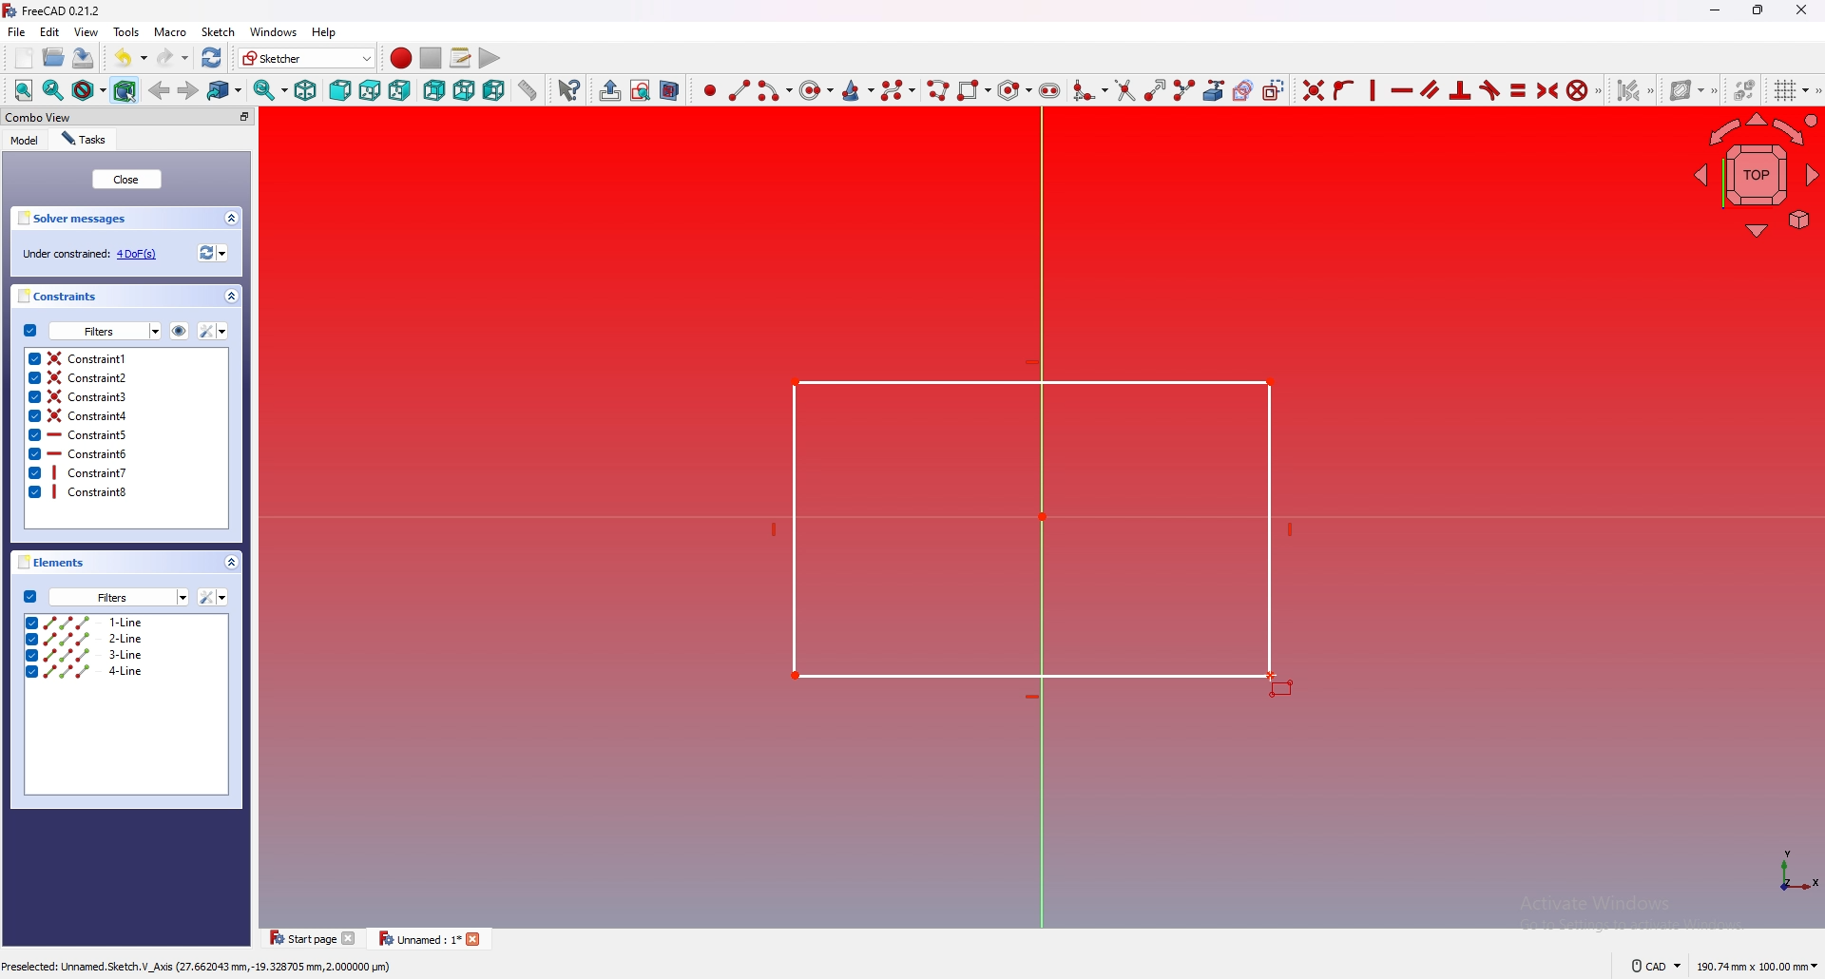  What do you see at coordinates (1548, 91) in the screenshot?
I see `constraint symmetrical` at bounding box center [1548, 91].